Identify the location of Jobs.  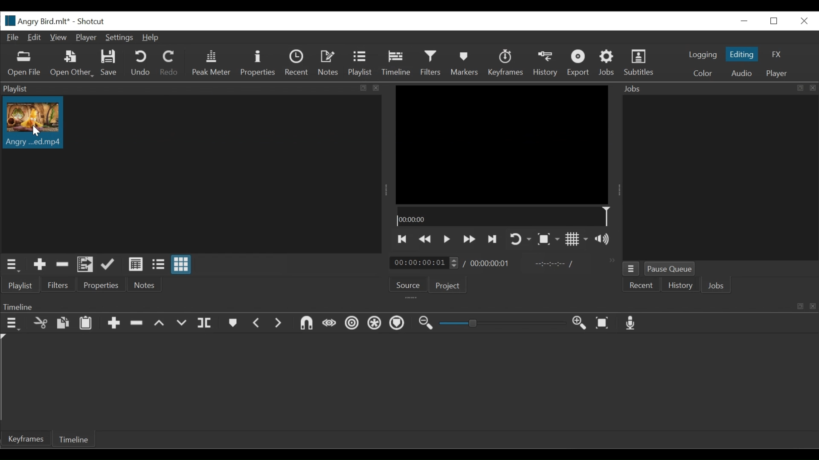
(717, 285).